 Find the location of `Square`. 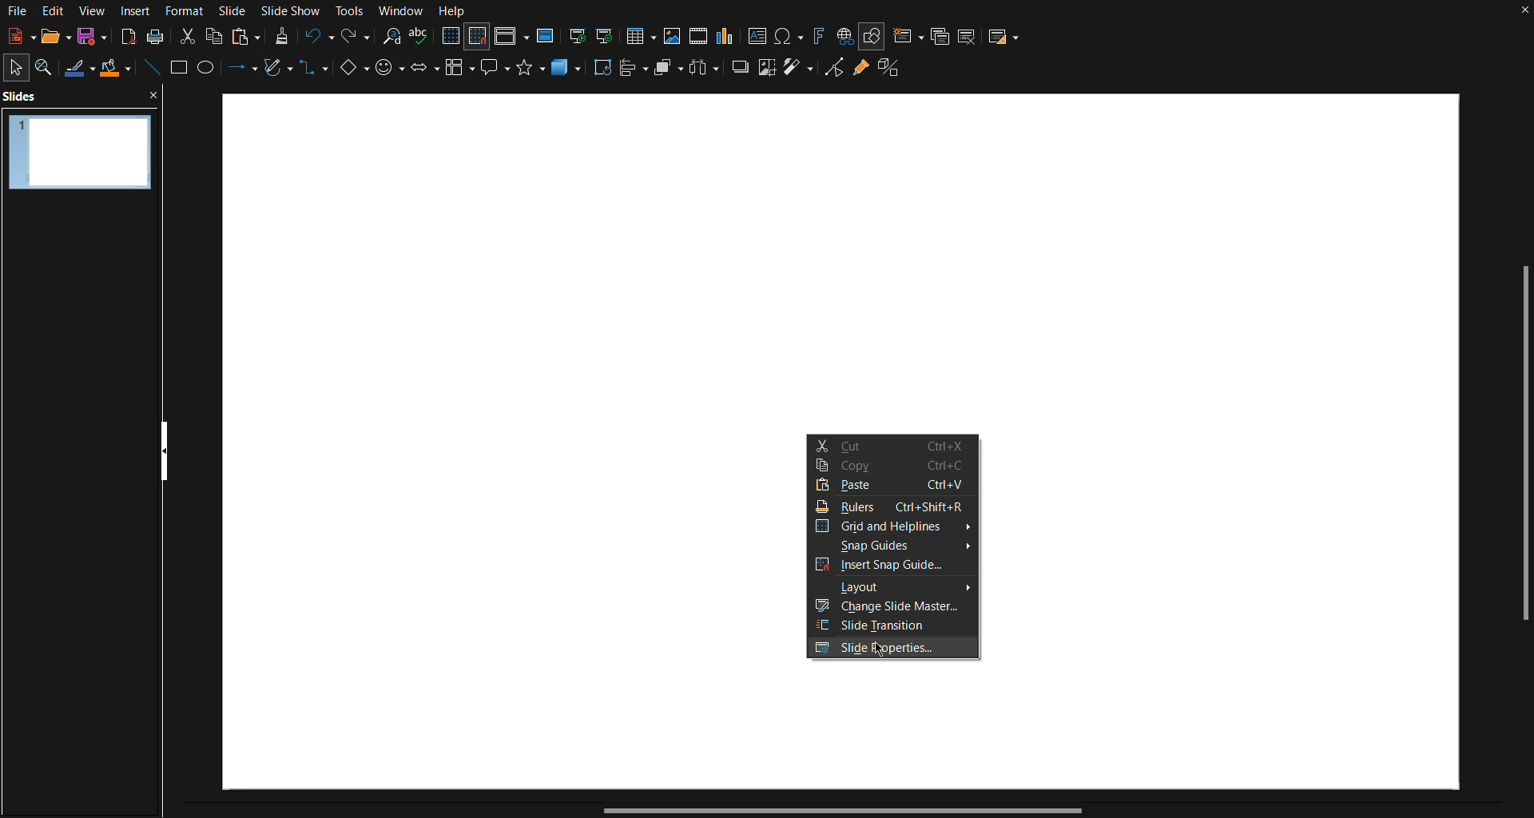

Square is located at coordinates (181, 70).